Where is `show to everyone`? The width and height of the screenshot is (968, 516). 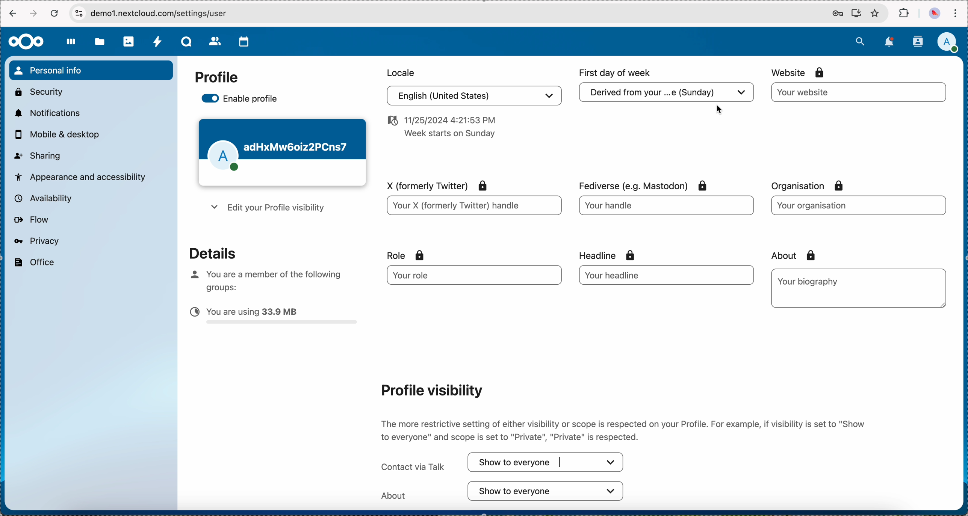 show to everyone is located at coordinates (551, 463).